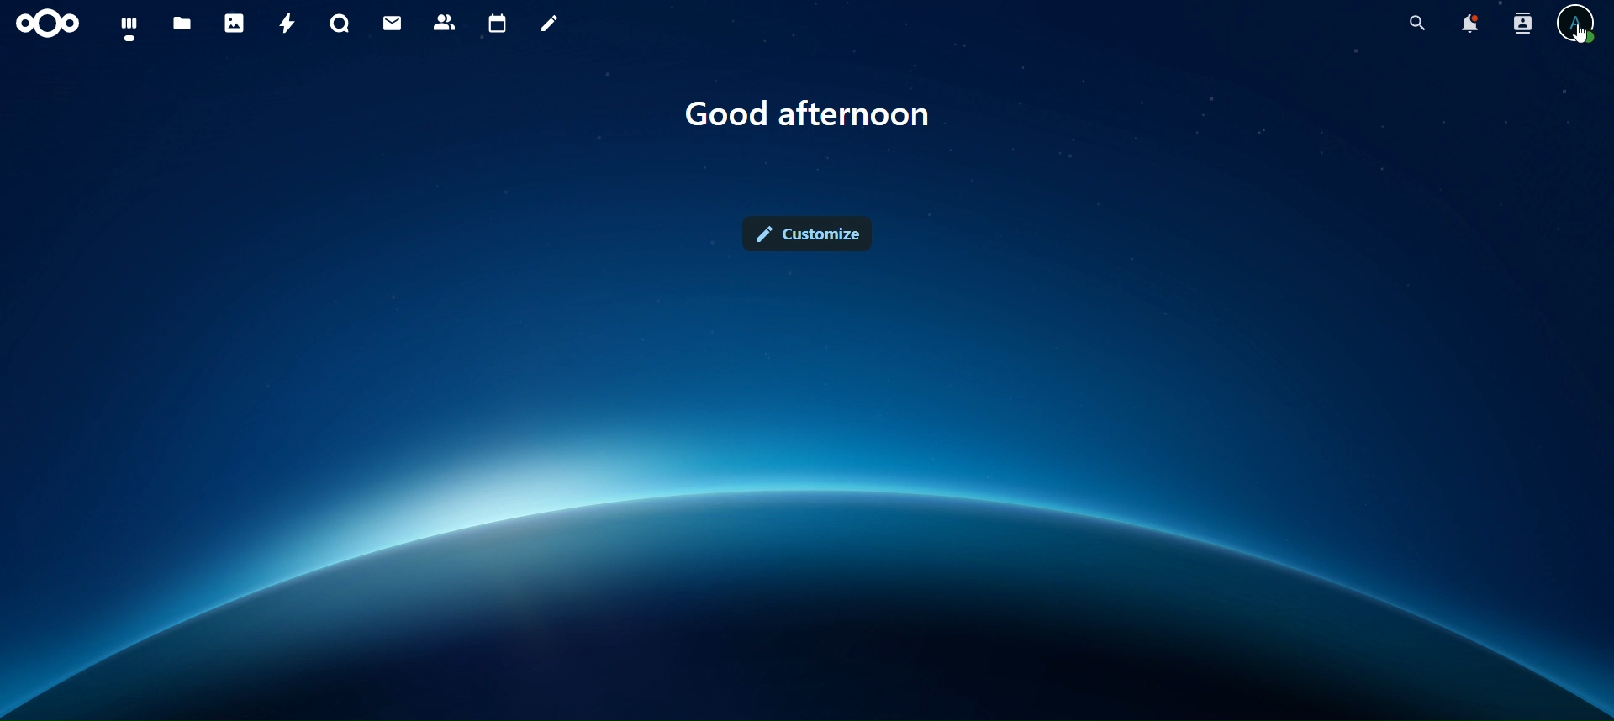  What do you see at coordinates (1416, 24) in the screenshot?
I see `search` at bounding box center [1416, 24].